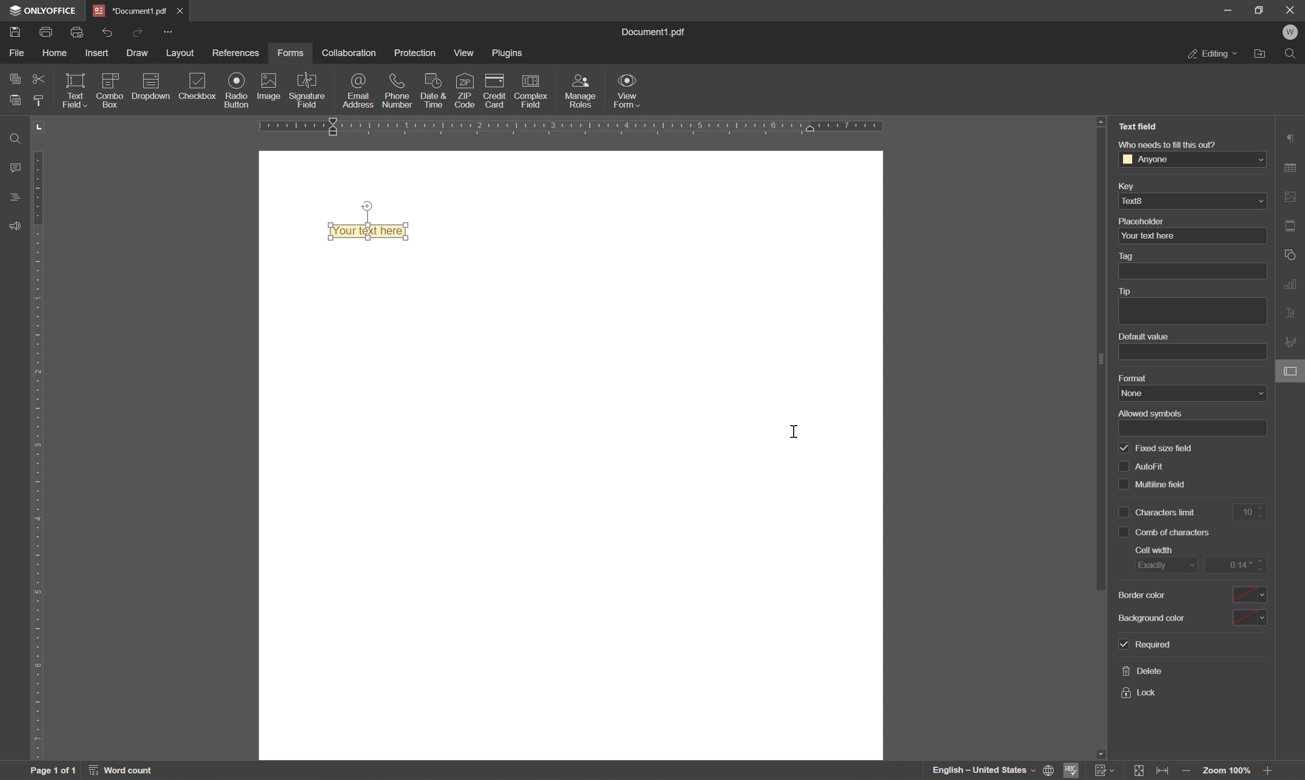  Describe the element at coordinates (111, 78) in the screenshot. I see `icon` at that location.